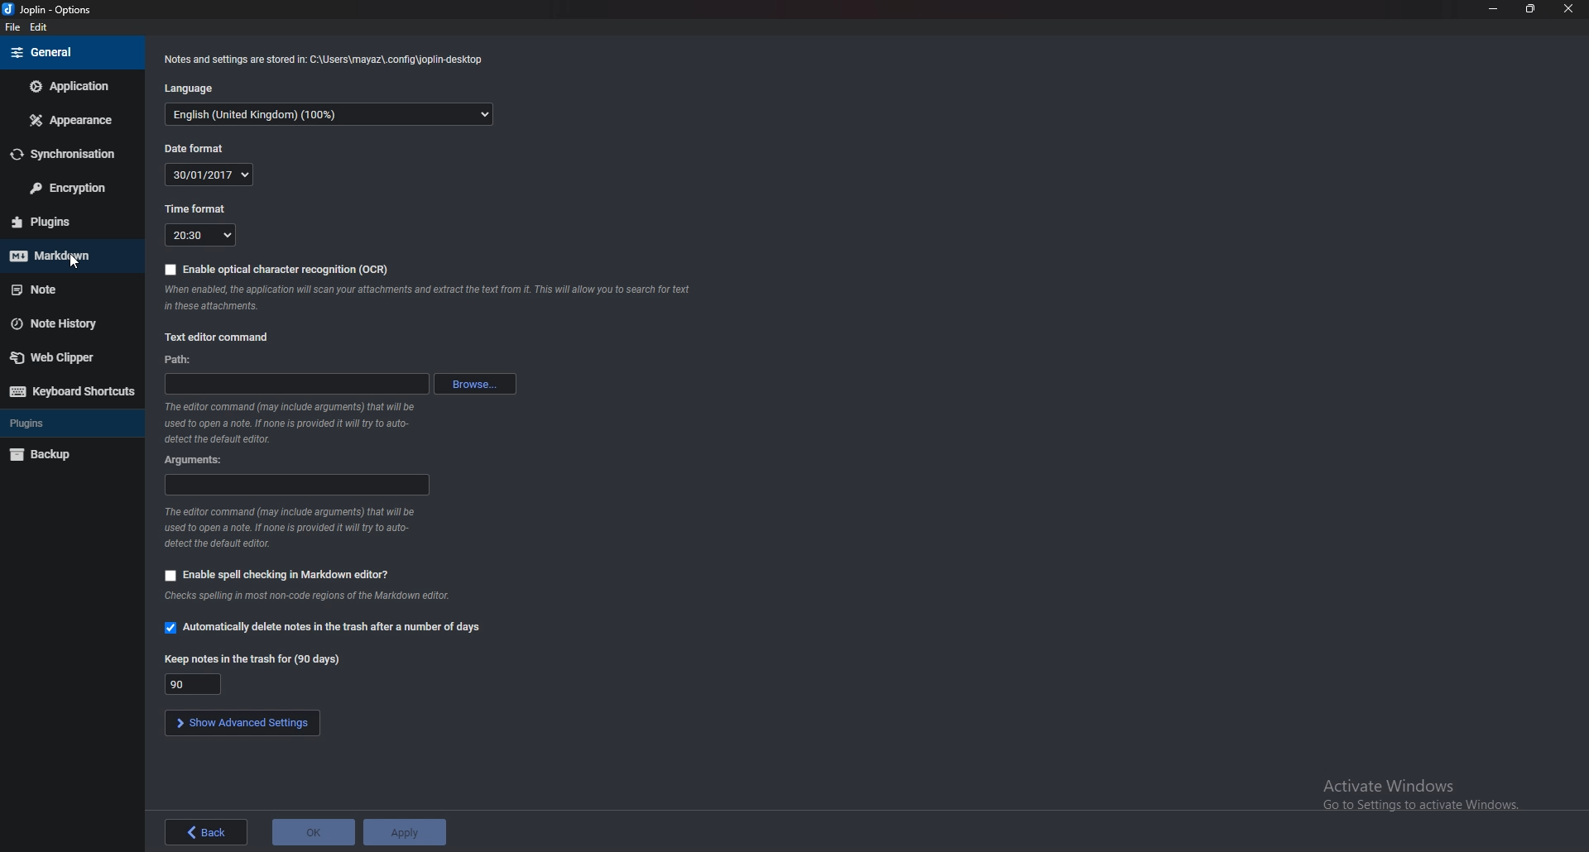 The height and width of the screenshot is (852, 1589). I want to click on Minimize, so click(1494, 9).